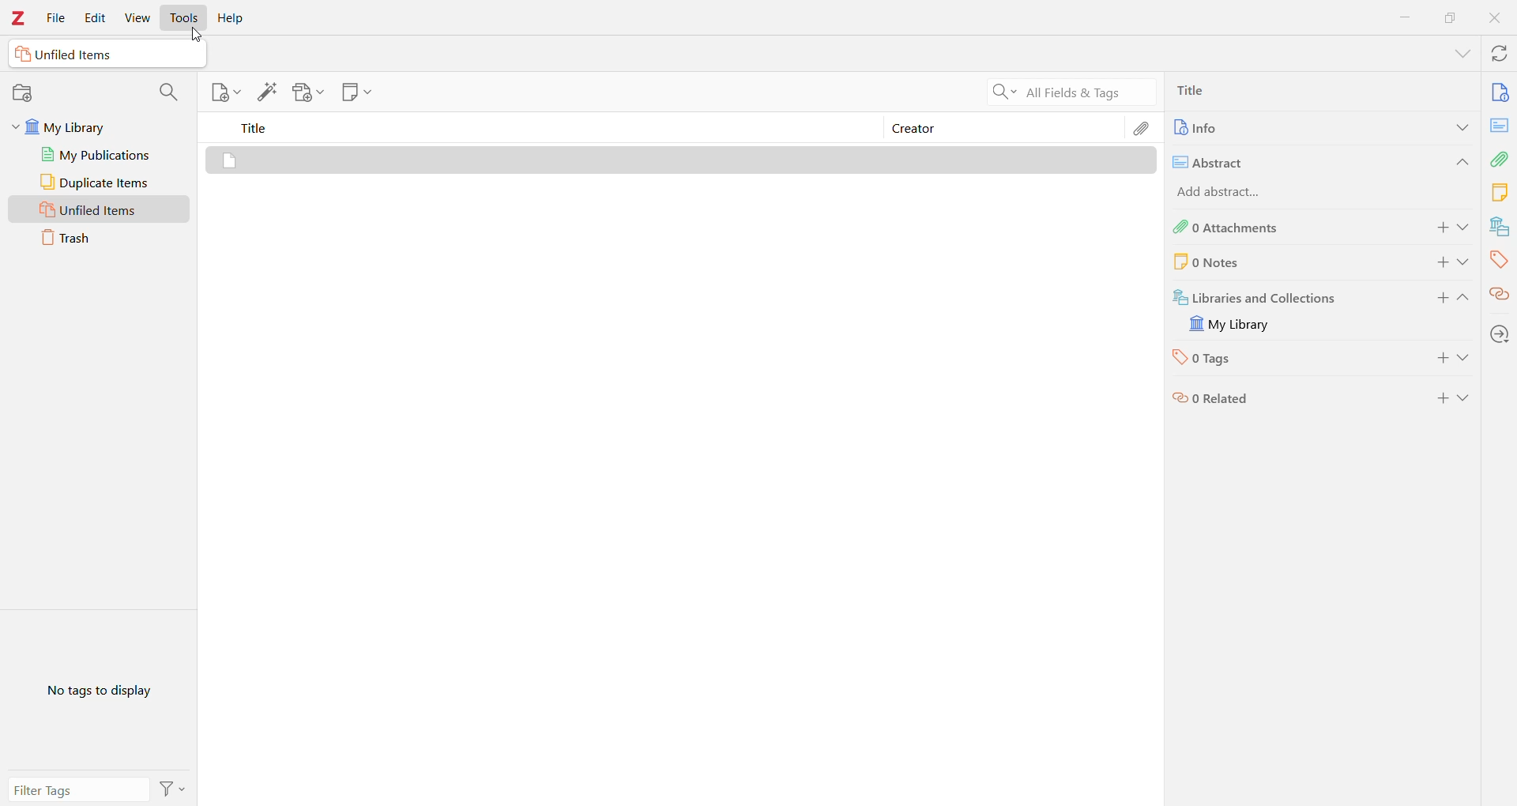  I want to click on List All Tabs, so click(1462, 55).